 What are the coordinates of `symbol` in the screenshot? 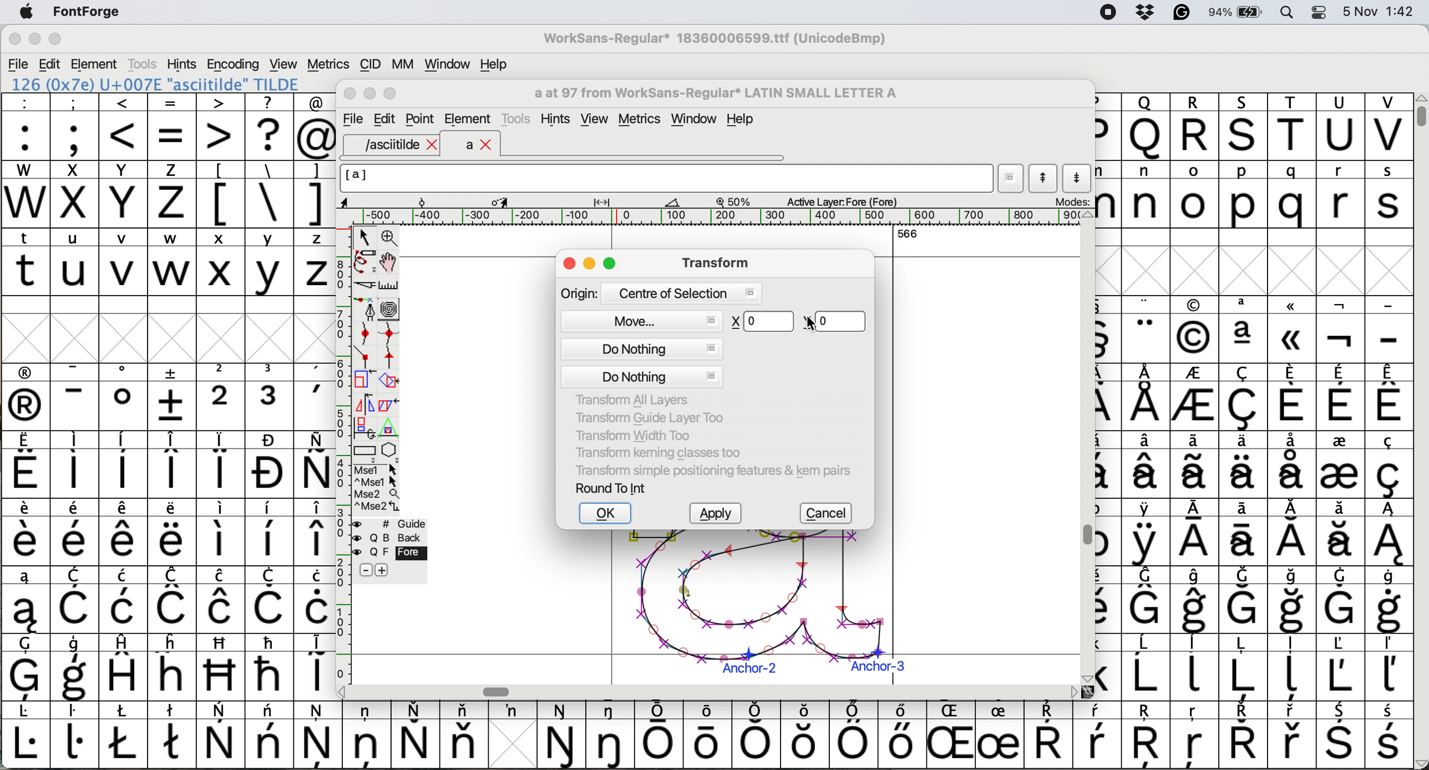 It's located at (314, 464).